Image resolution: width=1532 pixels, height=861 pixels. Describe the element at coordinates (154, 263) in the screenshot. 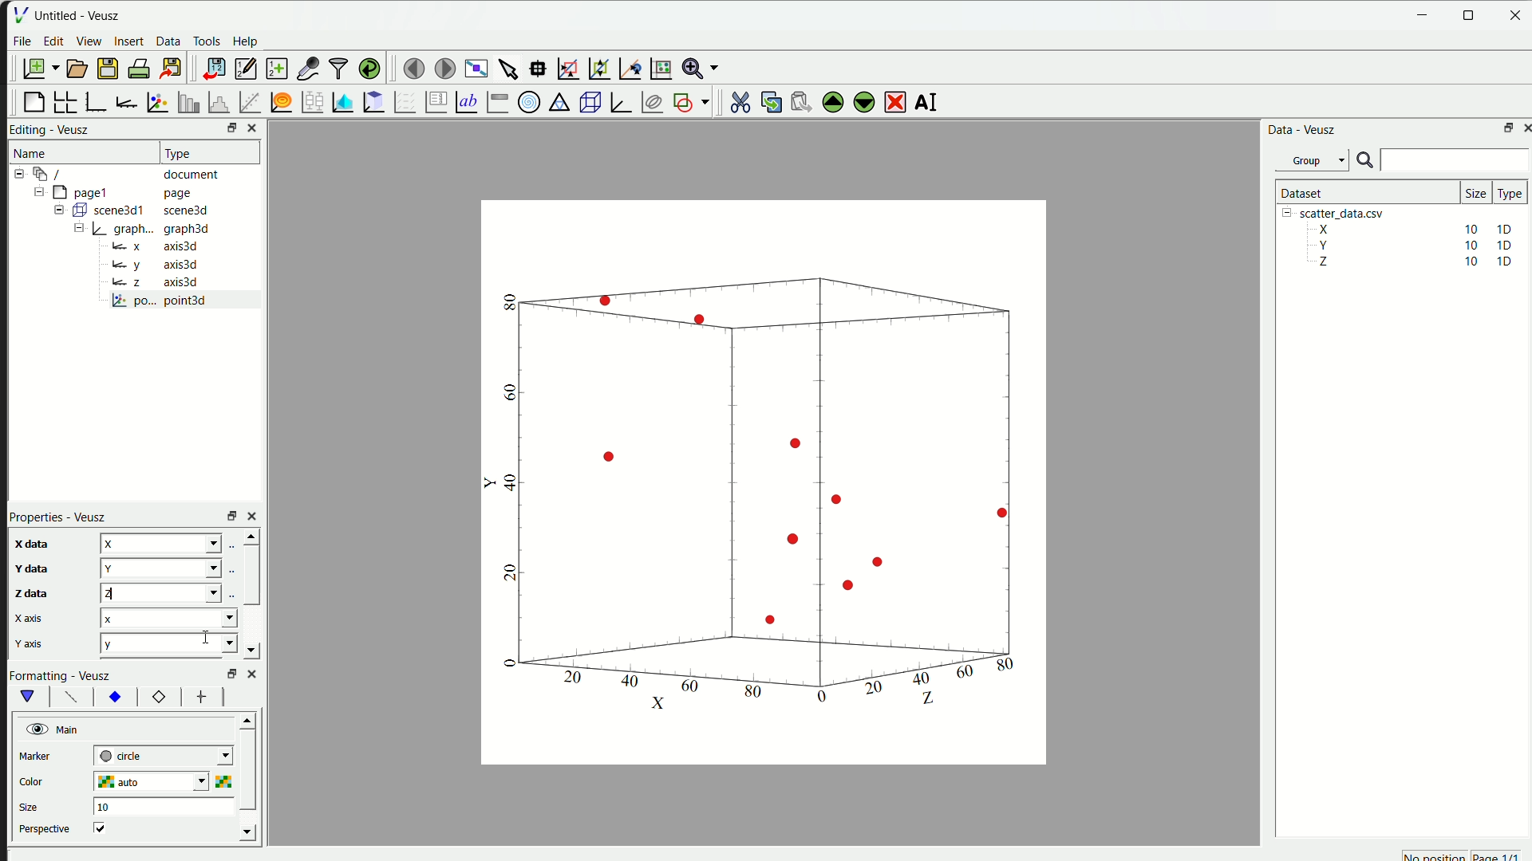

I see `y axis3d` at that location.